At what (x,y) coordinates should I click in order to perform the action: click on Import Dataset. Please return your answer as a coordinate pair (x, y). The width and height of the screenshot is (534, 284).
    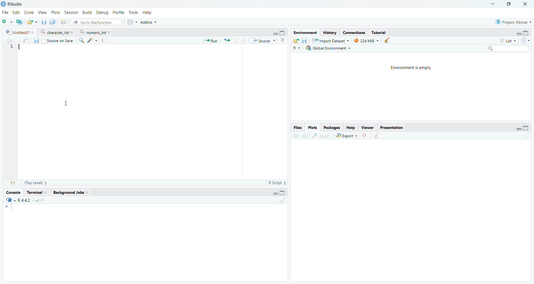
    Looking at the image, I should click on (331, 41).